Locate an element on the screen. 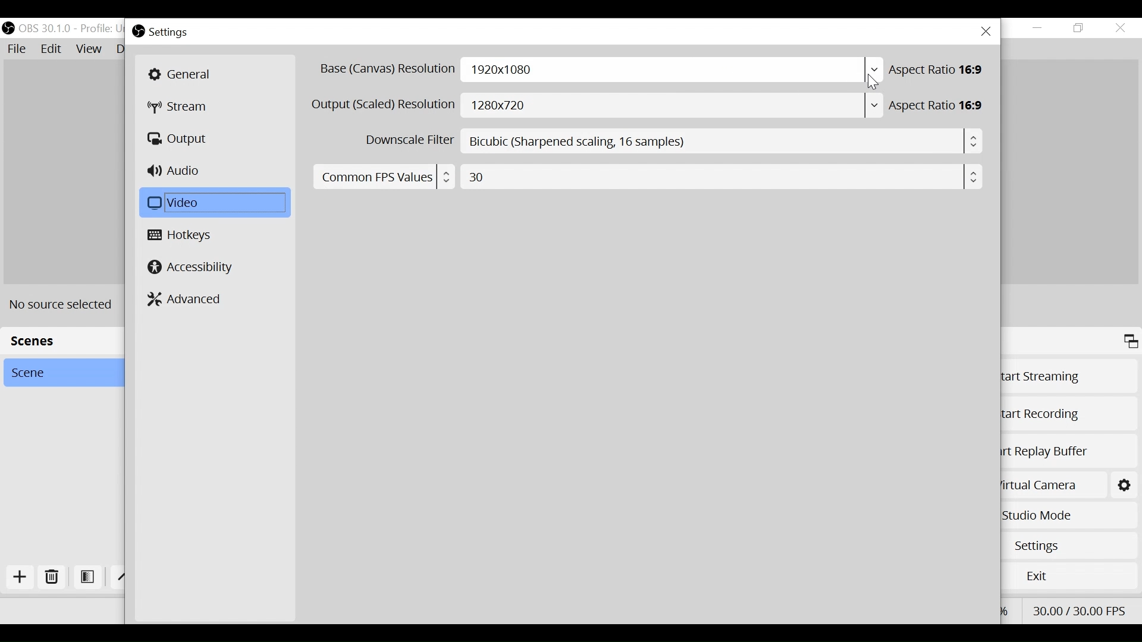 This screenshot has width=1142, height=642. Output (Scaled)Resolution is located at coordinates (384, 105).